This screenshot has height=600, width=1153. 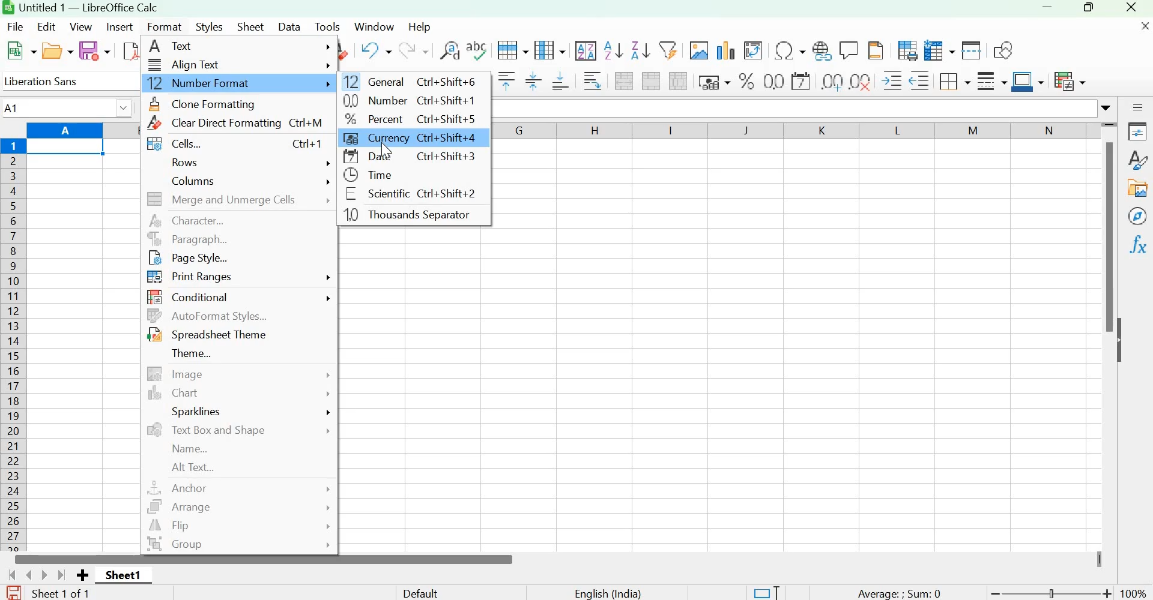 What do you see at coordinates (746, 80) in the screenshot?
I see `Format as percent` at bounding box center [746, 80].